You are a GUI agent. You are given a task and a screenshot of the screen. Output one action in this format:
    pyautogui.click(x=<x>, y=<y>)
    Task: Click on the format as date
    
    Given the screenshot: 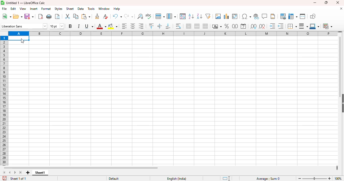 What is the action you would take?
    pyautogui.click(x=243, y=26)
    